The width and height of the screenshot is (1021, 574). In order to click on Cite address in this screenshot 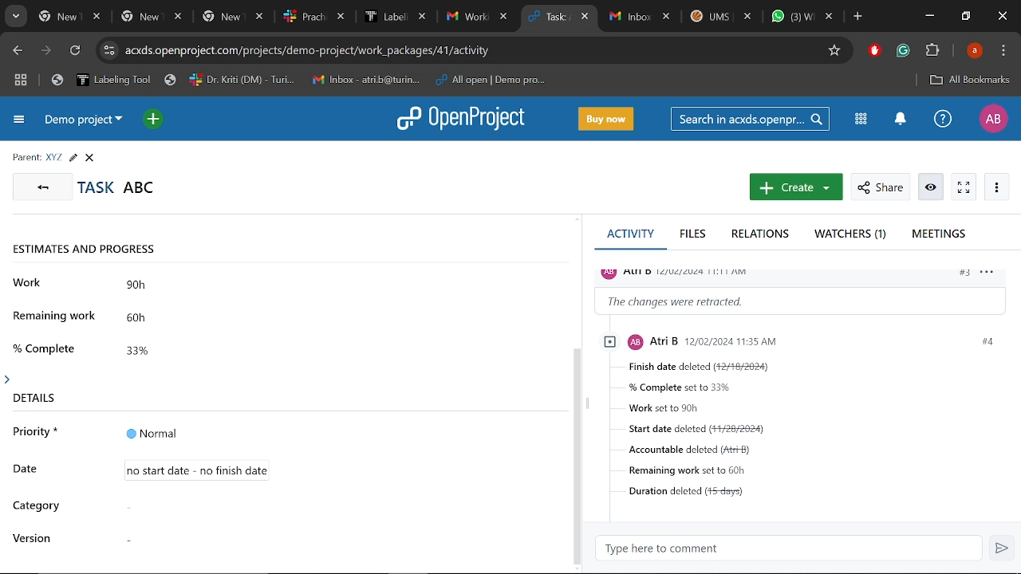, I will do `click(317, 51)`.